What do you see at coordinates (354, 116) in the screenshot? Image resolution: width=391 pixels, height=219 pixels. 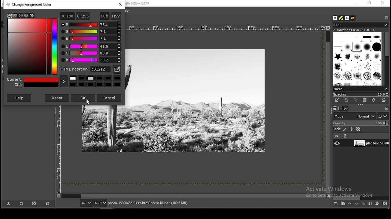 I see `mode` at bounding box center [354, 116].